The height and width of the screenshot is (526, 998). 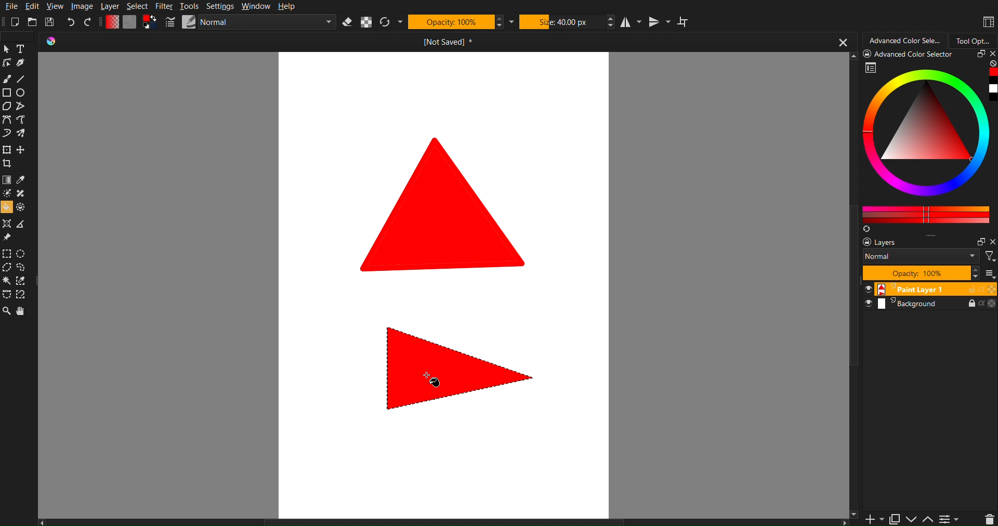 I want to click on Alpha, so click(x=365, y=24).